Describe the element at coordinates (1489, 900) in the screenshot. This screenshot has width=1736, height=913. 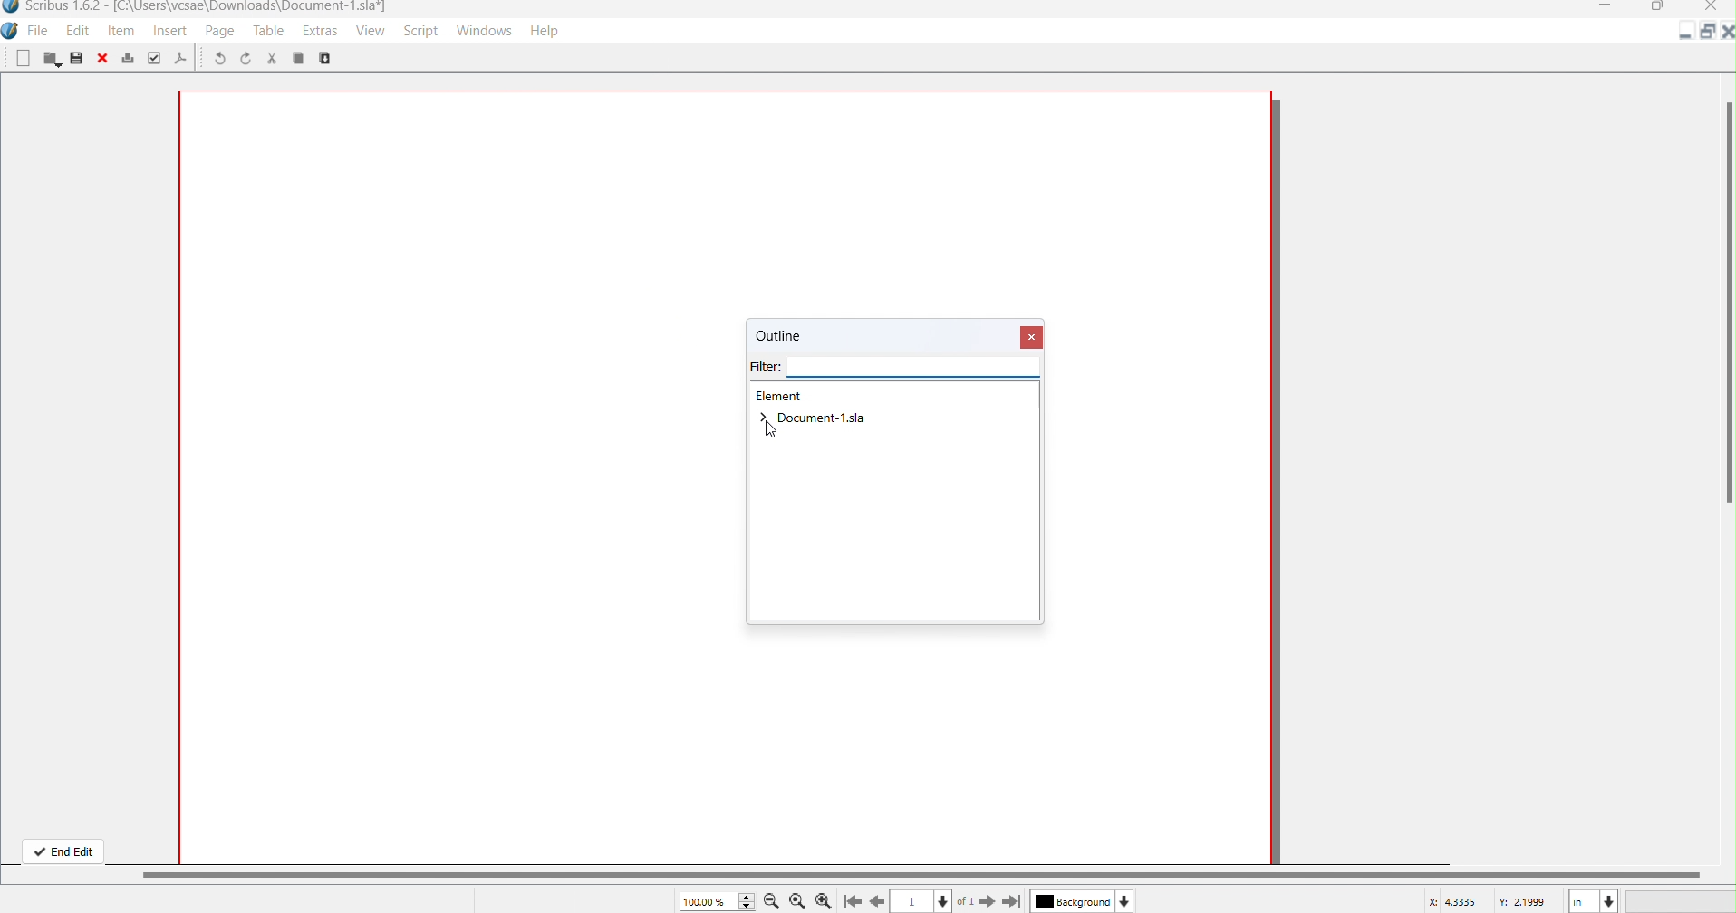
I see `X: 25083  Y: -01250` at that location.